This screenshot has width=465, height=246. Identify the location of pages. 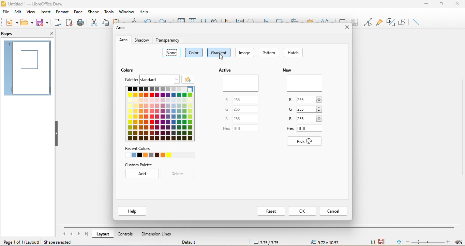
(9, 34).